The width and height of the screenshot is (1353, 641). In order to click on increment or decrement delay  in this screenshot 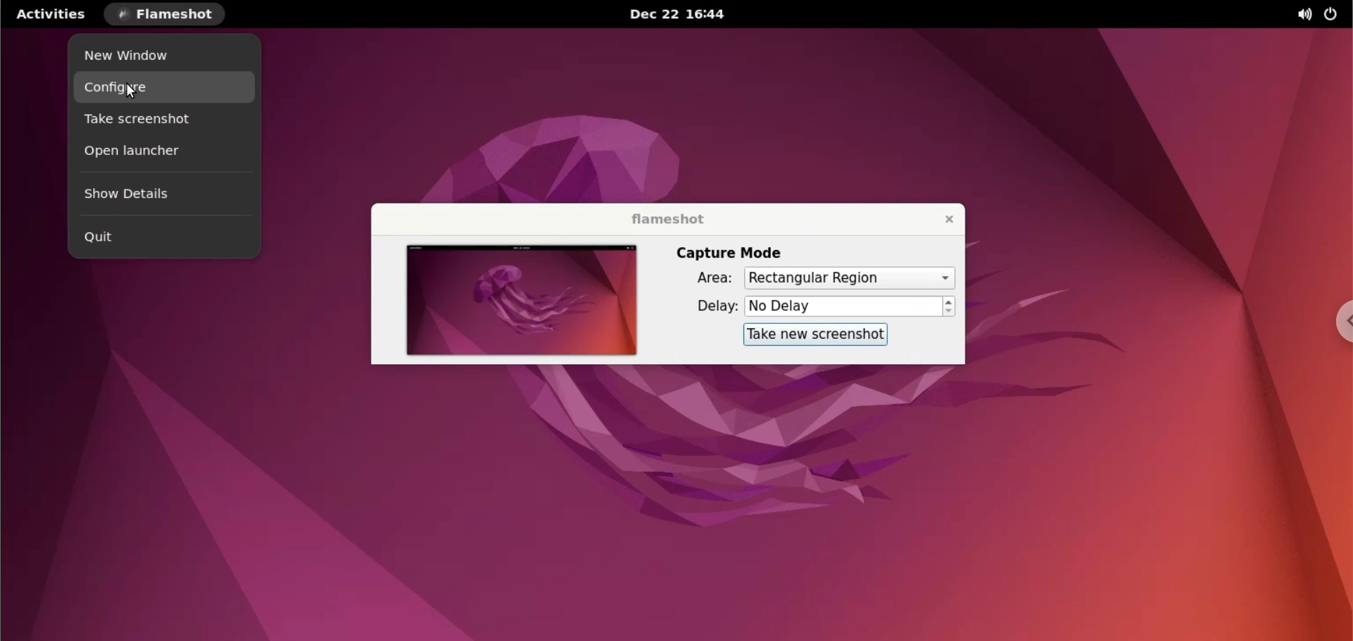, I will do `click(949, 306)`.